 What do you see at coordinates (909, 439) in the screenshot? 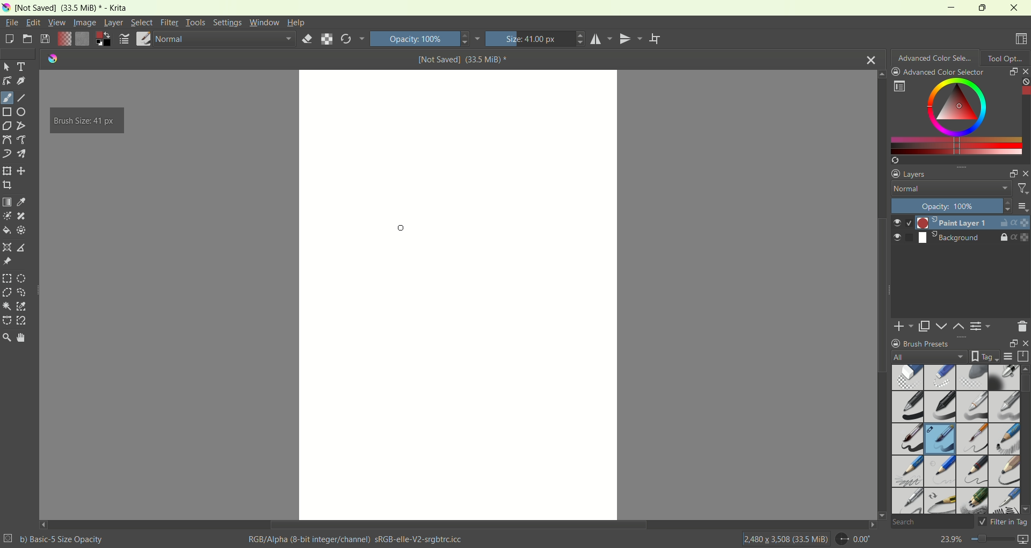
I see `basic 5` at bounding box center [909, 439].